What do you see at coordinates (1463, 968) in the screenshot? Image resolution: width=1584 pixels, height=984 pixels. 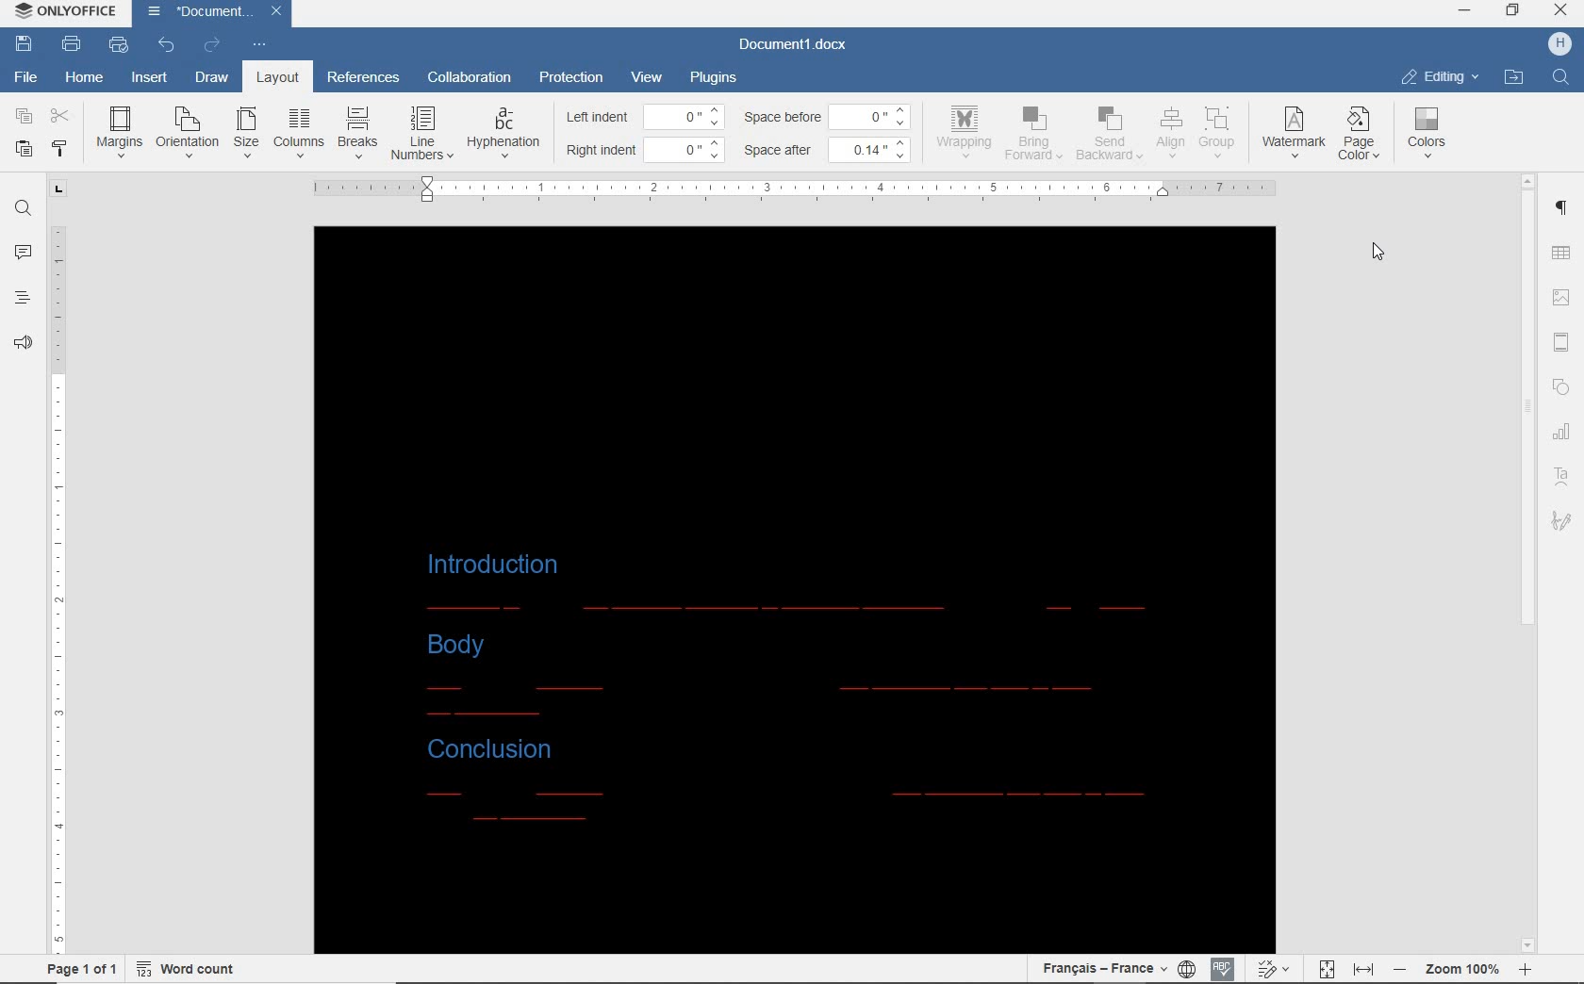 I see `zoom out or zoom in` at bounding box center [1463, 968].